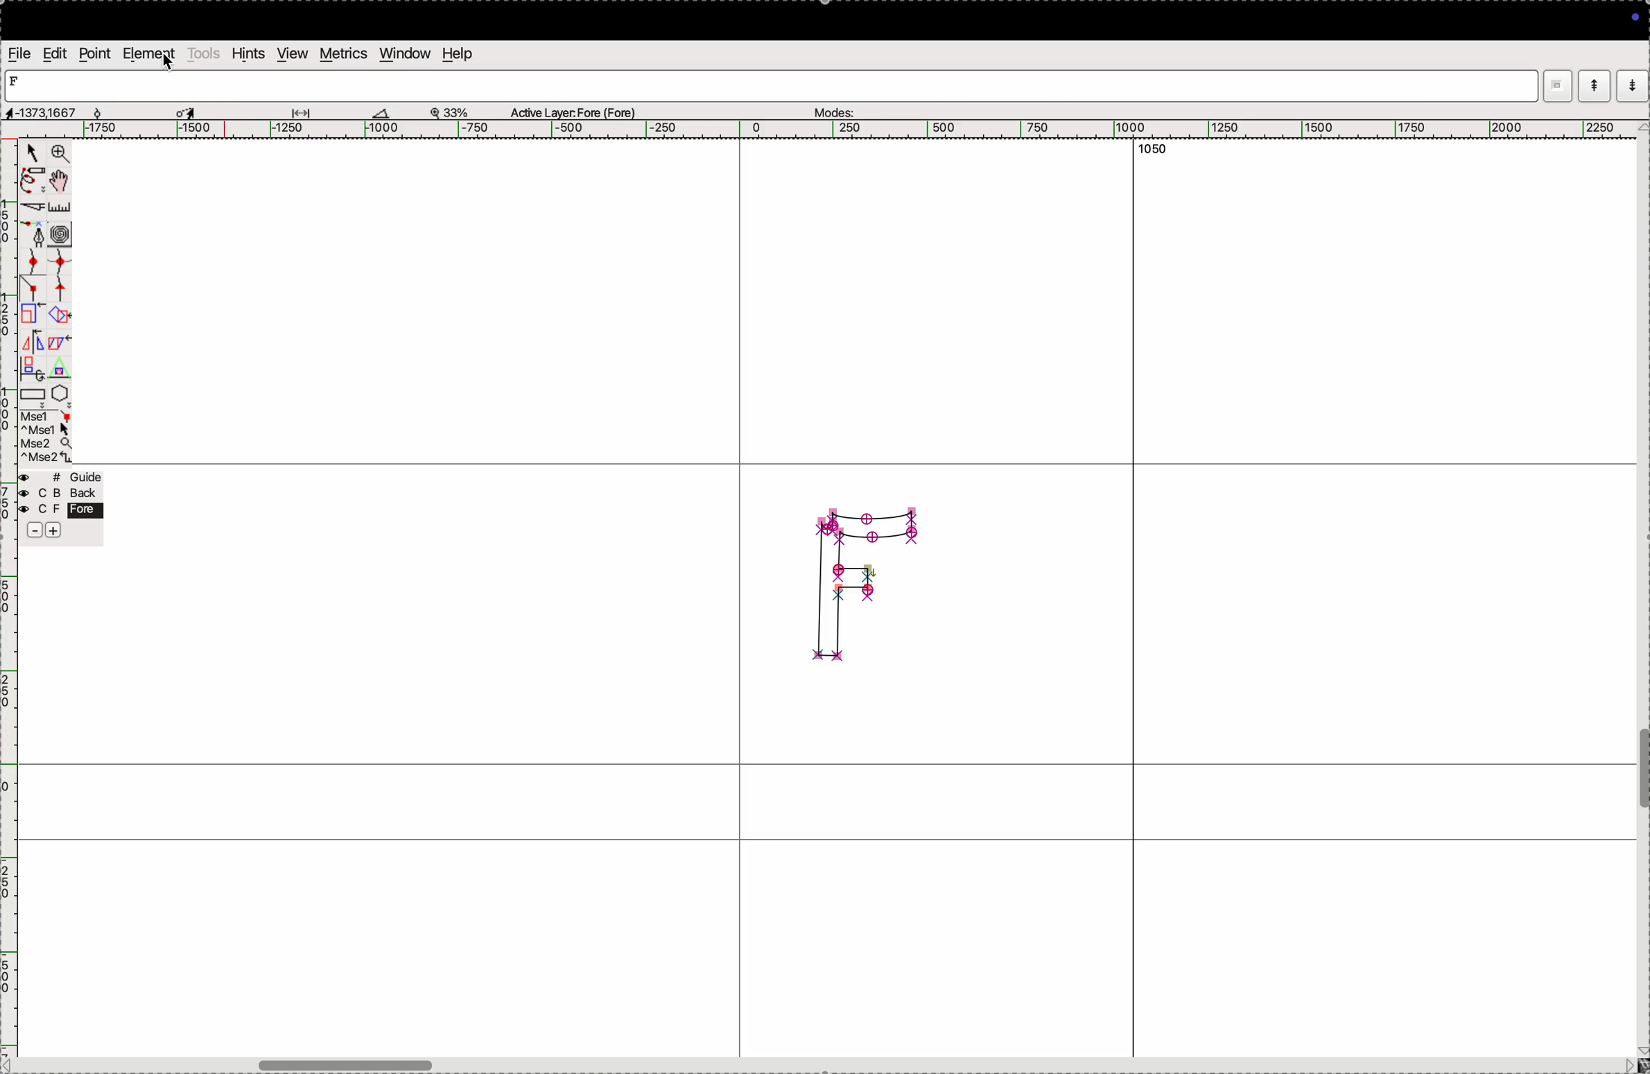  Describe the element at coordinates (60, 155) in the screenshot. I see `zoom` at that location.